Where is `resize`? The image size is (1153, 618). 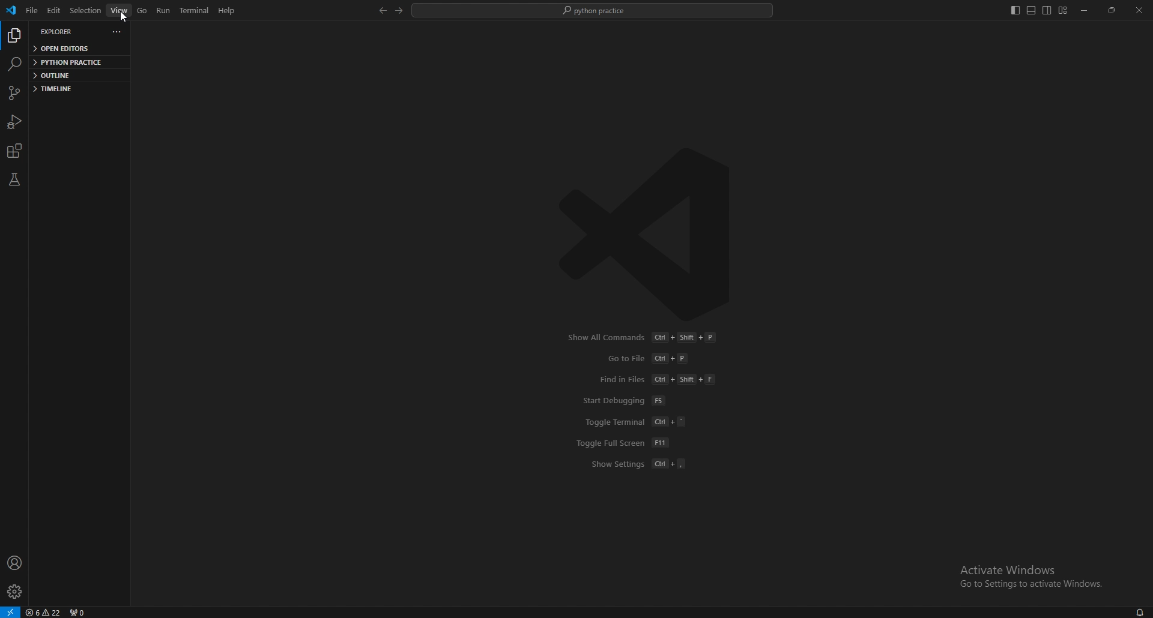 resize is located at coordinates (1111, 11).